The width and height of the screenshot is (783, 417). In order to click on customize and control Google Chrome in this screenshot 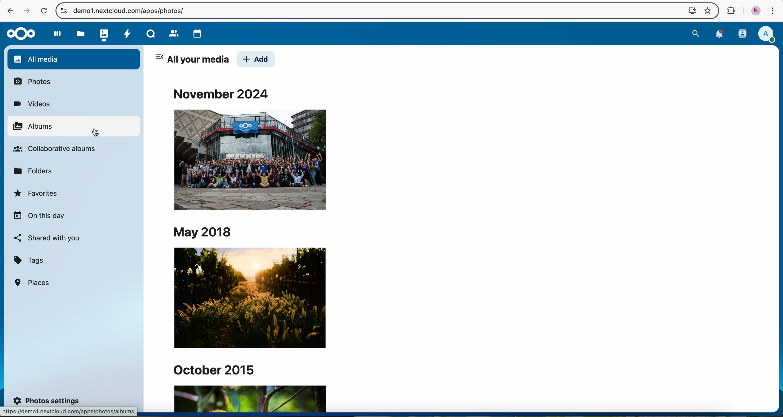, I will do `click(772, 12)`.